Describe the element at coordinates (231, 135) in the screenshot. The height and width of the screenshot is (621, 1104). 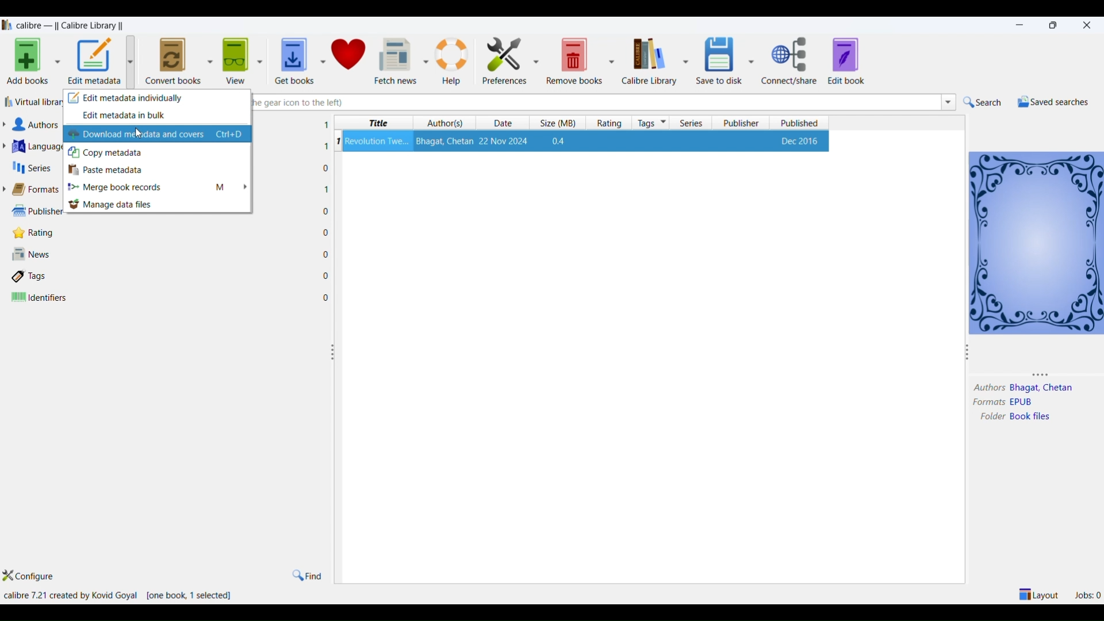
I see `ctrl+D` at that location.